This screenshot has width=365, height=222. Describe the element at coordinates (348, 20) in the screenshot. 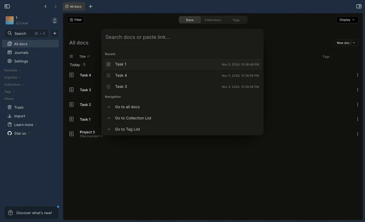

I see `Display` at that location.